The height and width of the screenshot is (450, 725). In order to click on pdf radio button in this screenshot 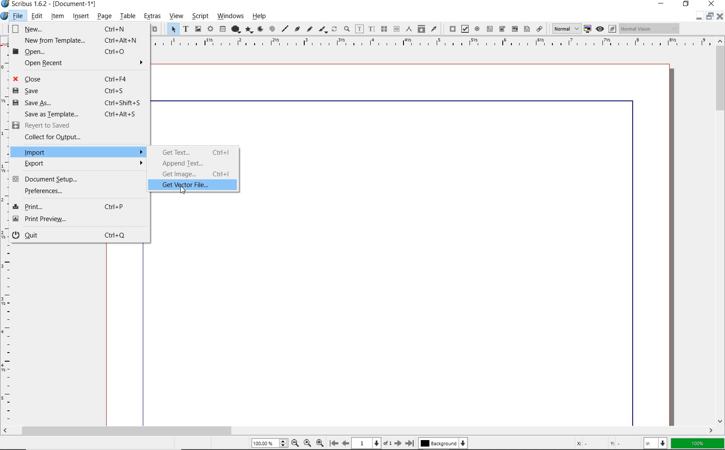, I will do `click(477, 28)`.